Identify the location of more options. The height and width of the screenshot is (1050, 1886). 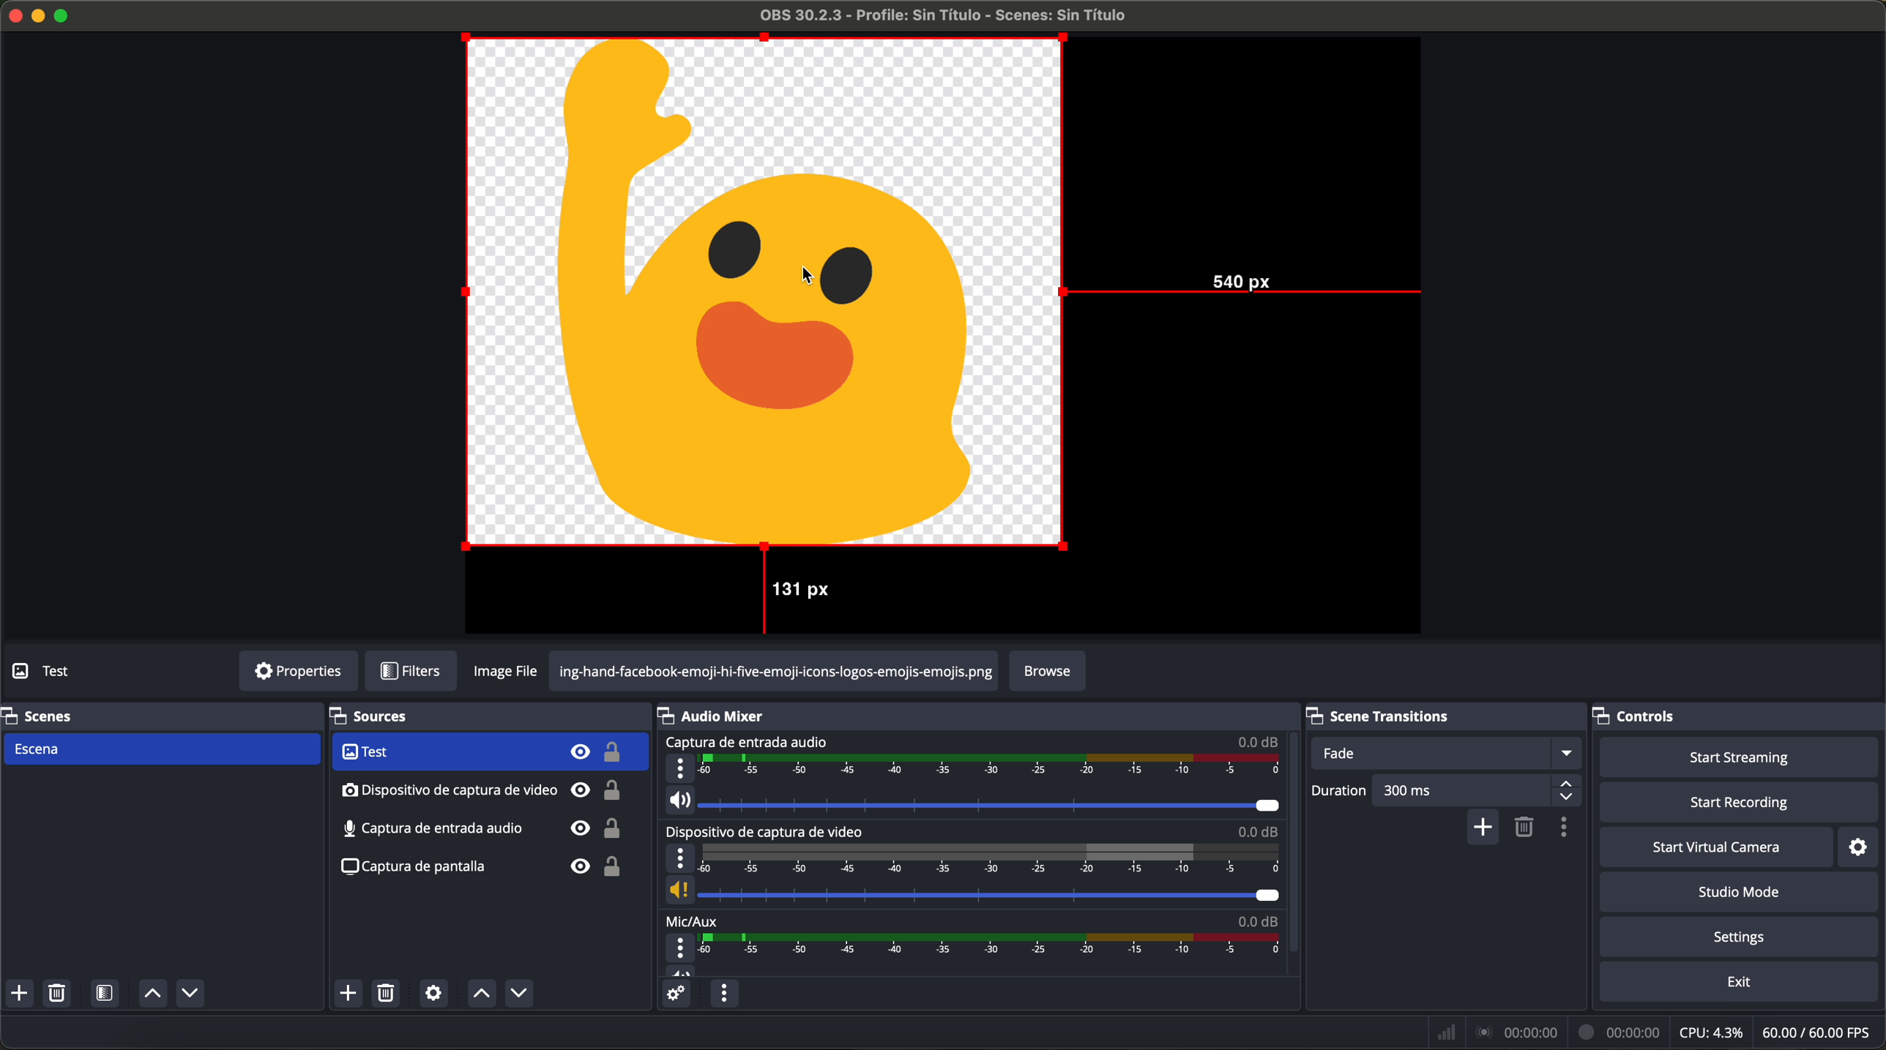
(680, 768).